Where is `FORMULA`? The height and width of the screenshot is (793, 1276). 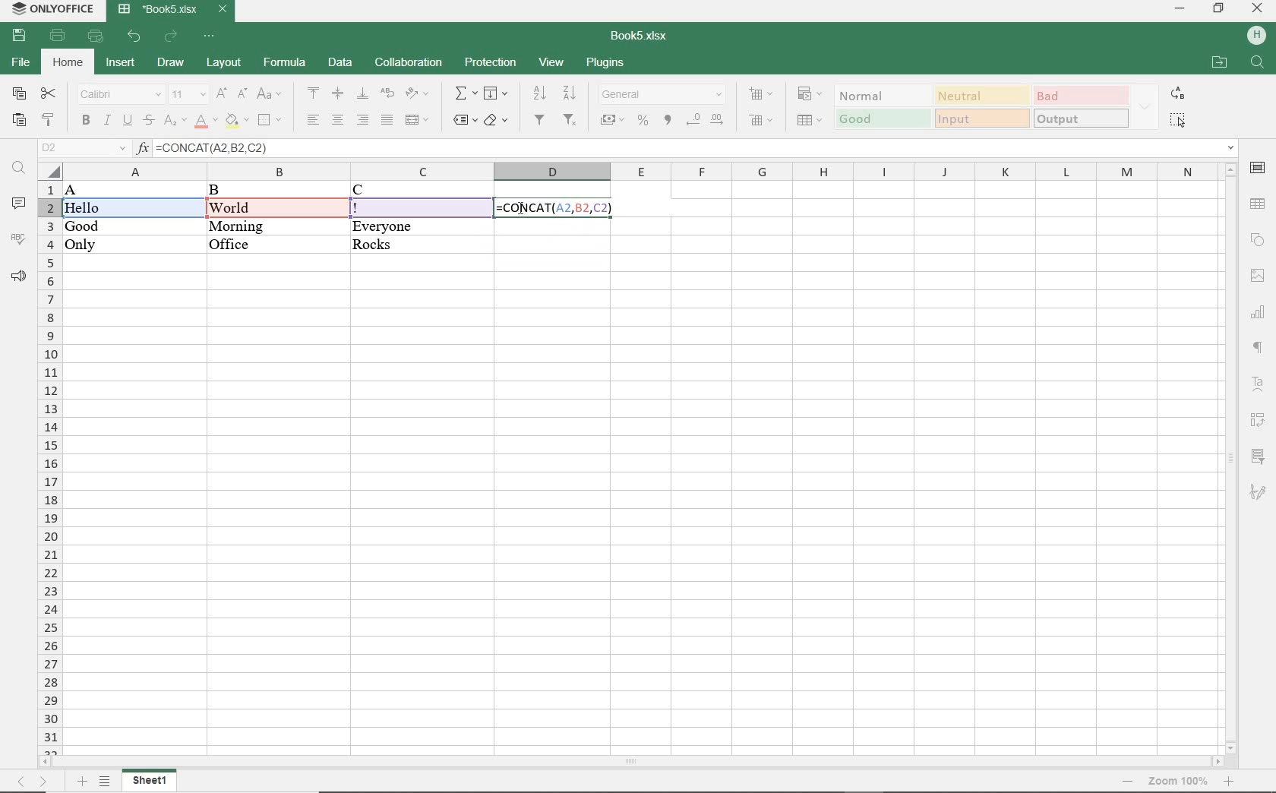 FORMULA is located at coordinates (554, 208).